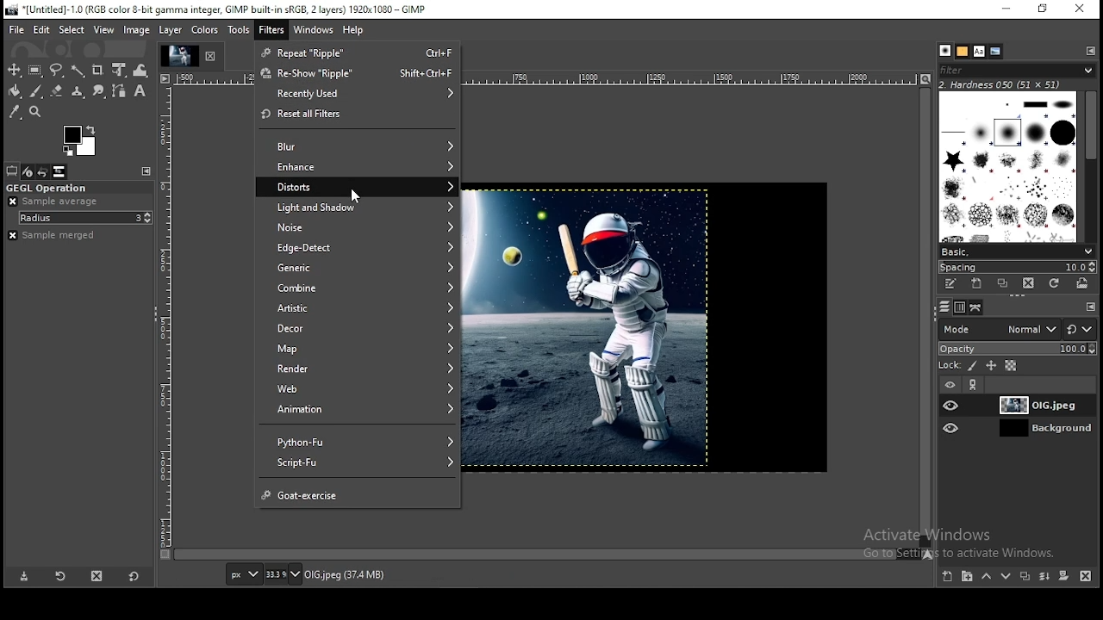  What do you see at coordinates (585, 329) in the screenshot?
I see `image` at bounding box center [585, 329].